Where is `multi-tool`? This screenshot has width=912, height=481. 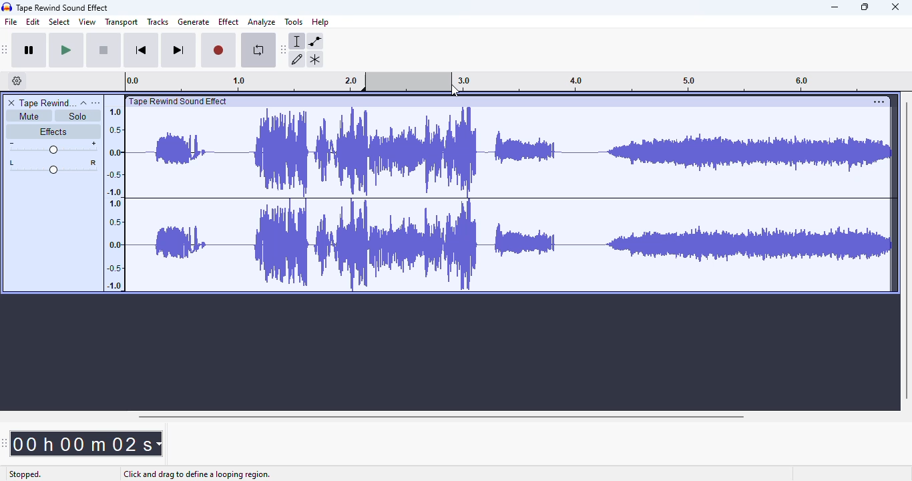 multi-tool is located at coordinates (314, 59).